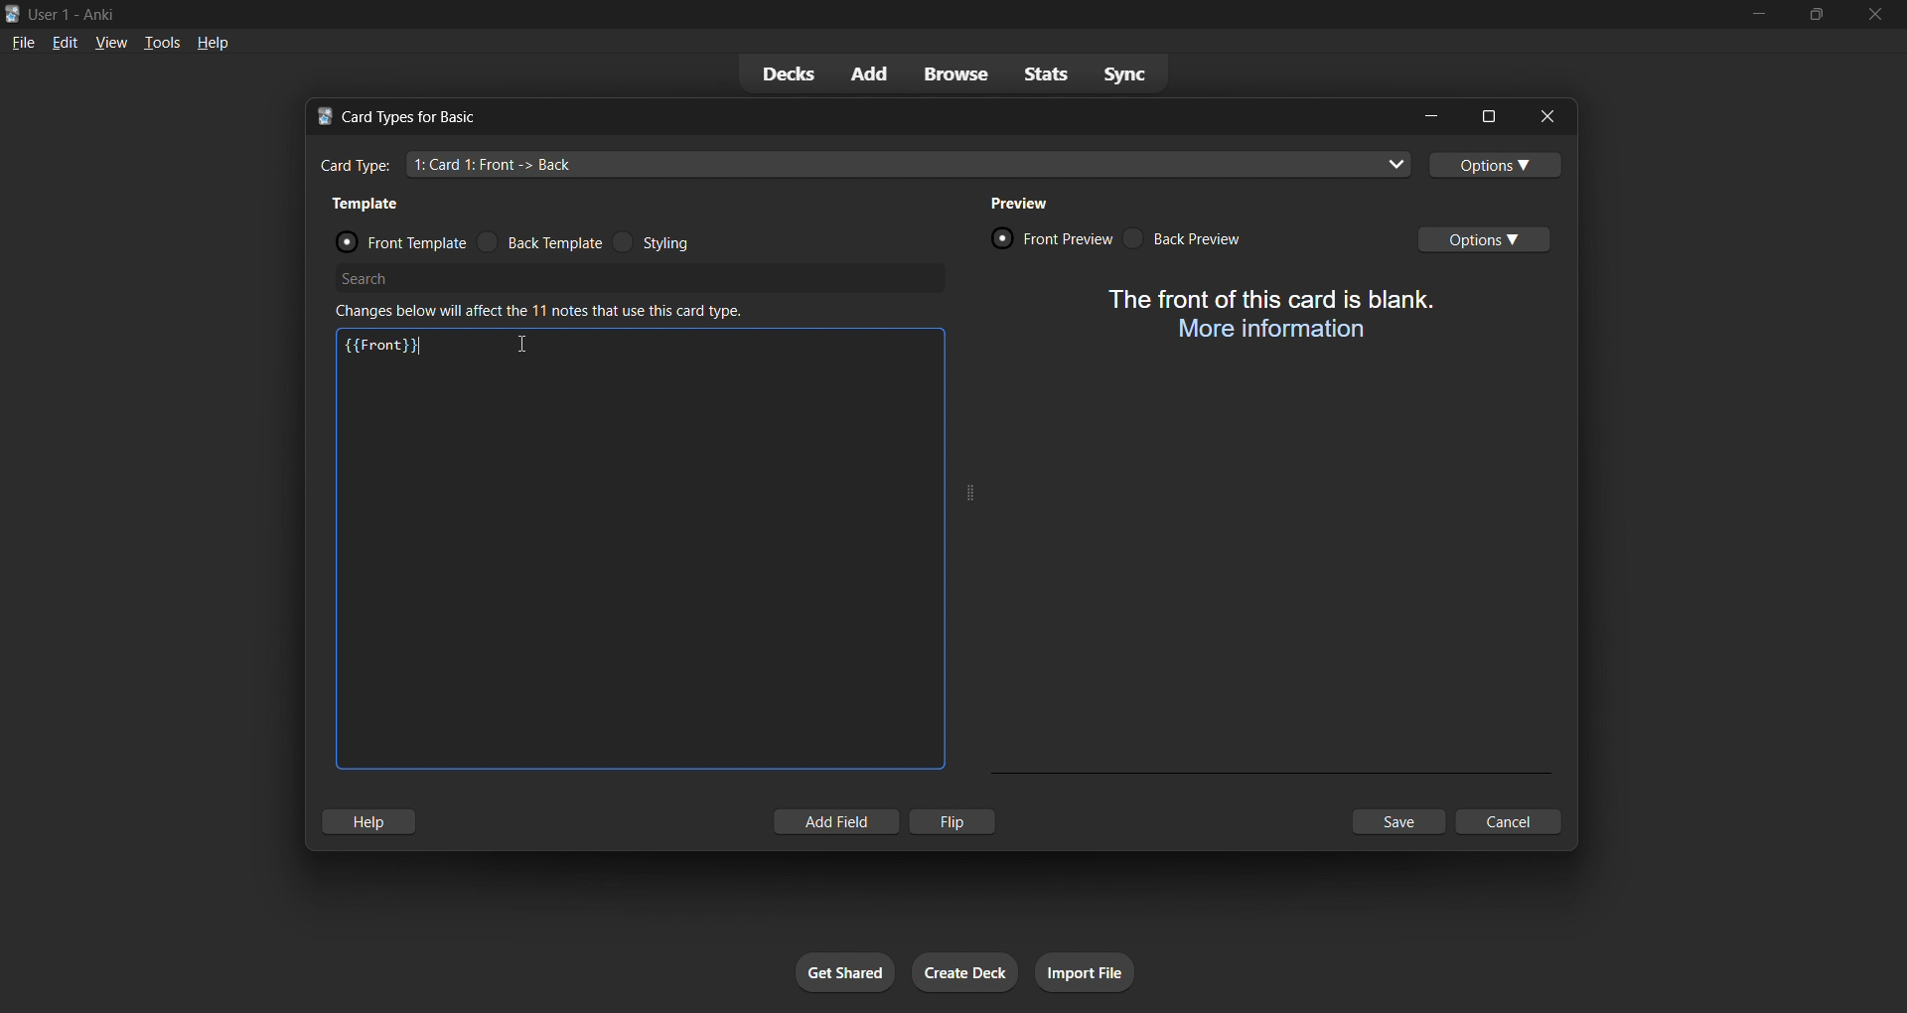  I want to click on help, so click(216, 44).